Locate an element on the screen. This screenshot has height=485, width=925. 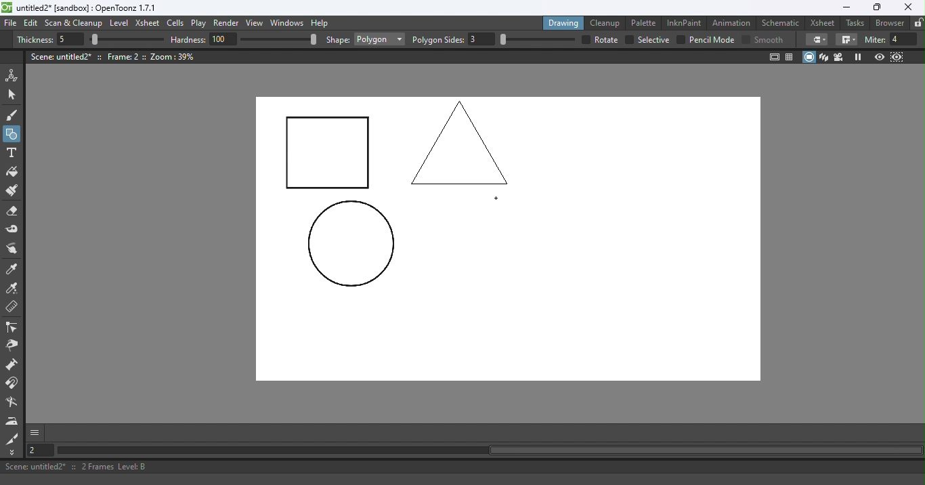
shape is located at coordinates (338, 41).